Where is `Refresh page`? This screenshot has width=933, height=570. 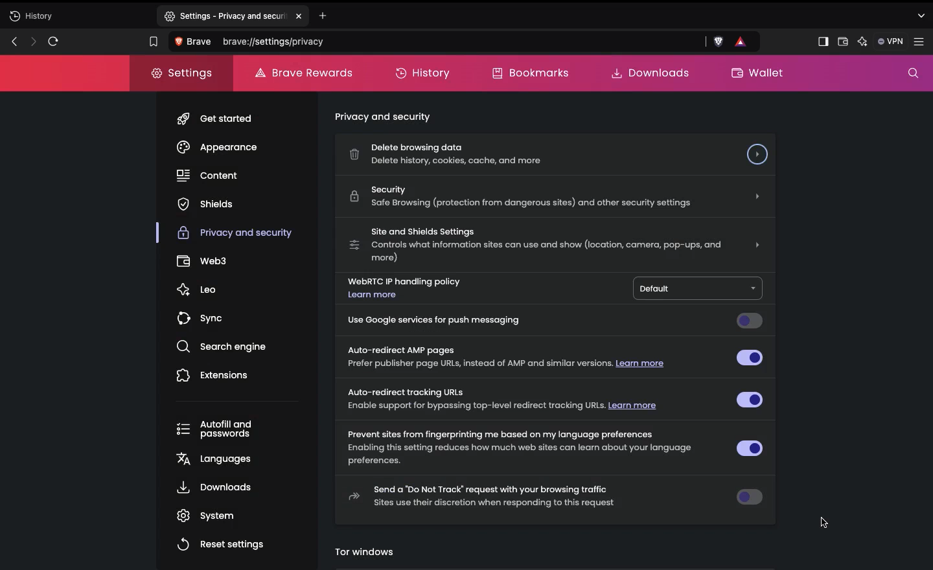
Refresh page is located at coordinates (53, 41).